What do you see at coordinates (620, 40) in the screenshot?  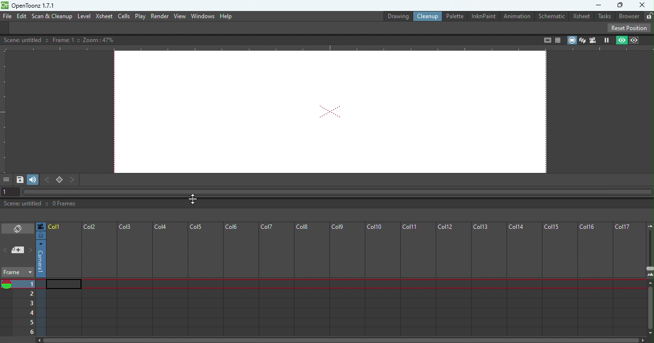 I see `Preview` at bounding box center [620, 40].